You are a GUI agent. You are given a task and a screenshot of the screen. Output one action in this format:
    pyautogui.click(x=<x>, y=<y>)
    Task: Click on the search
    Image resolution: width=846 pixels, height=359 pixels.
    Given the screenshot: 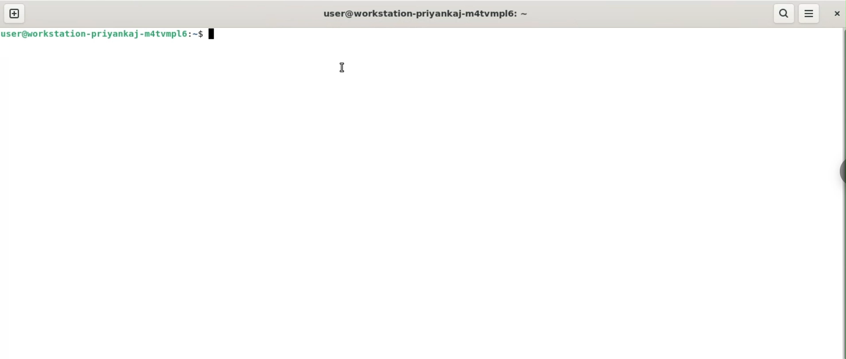 What is the action you would take?
    pyautogui.click(x=785, y=13)
    